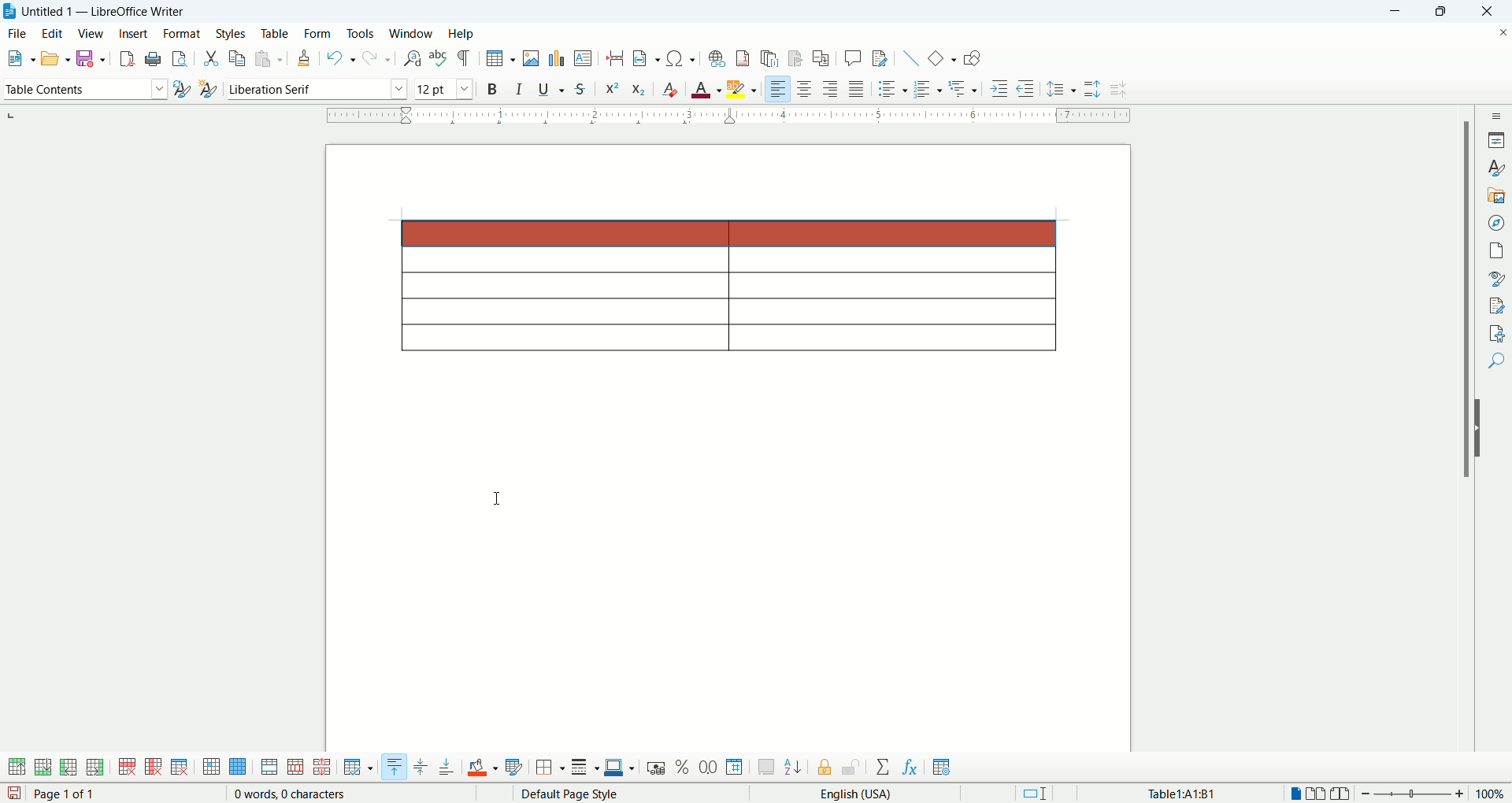 The image size is (1512, 803). What do you see at coordinates (1482, 428) in the screenshot?
I see `hide` at bounding box center [1482, 428].